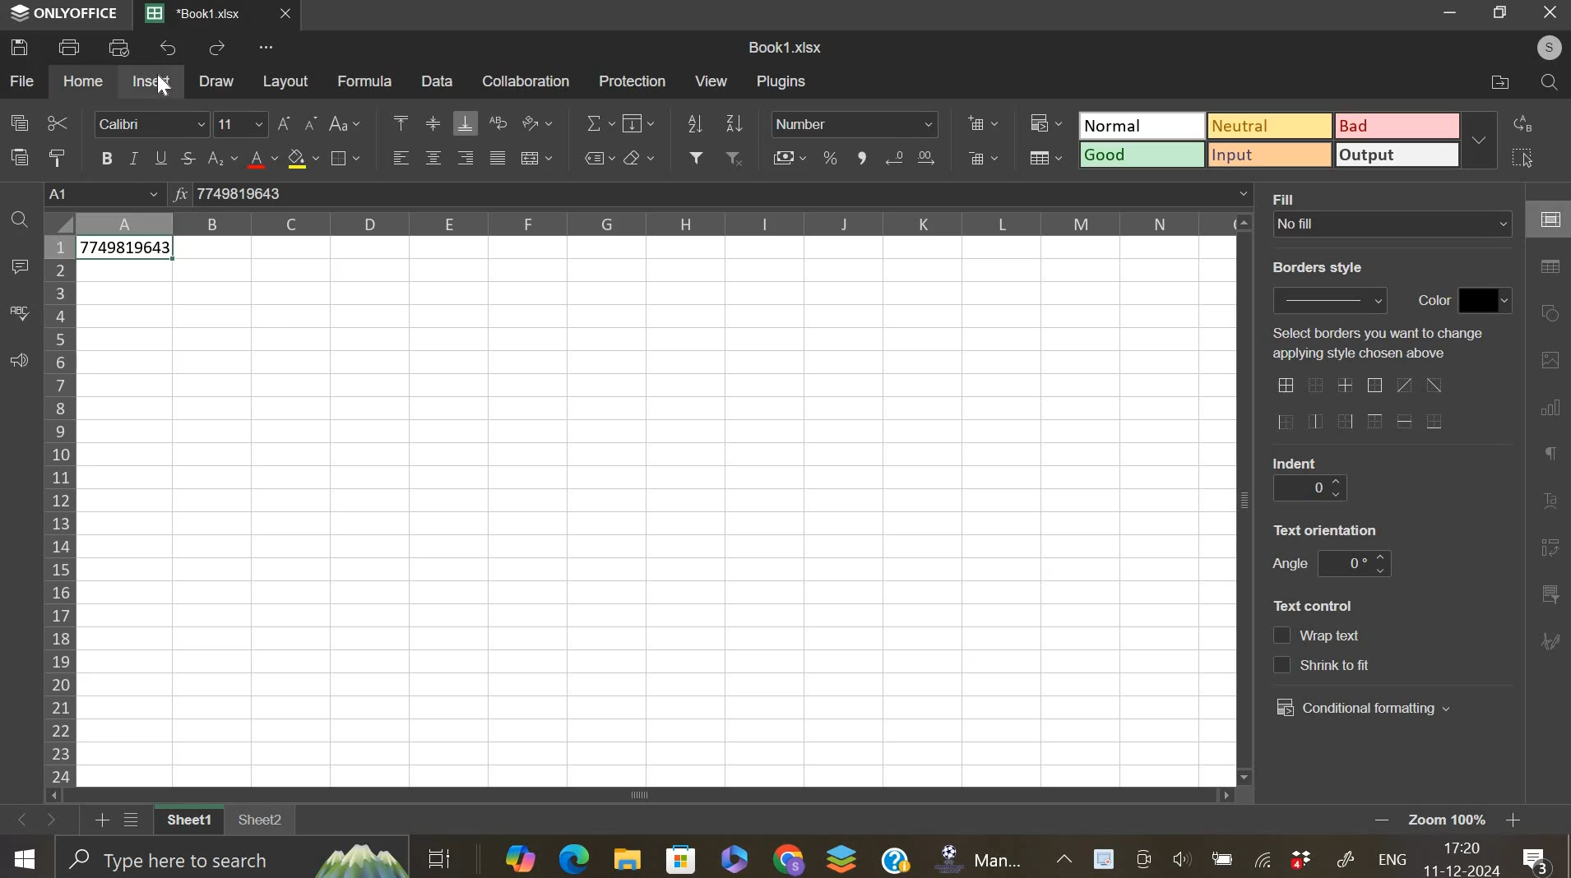 The image size is (1571, 878). What do you see at coordinates (1541, 47) in the screenshot?
I see `user` at bounding box center [1541, 47].